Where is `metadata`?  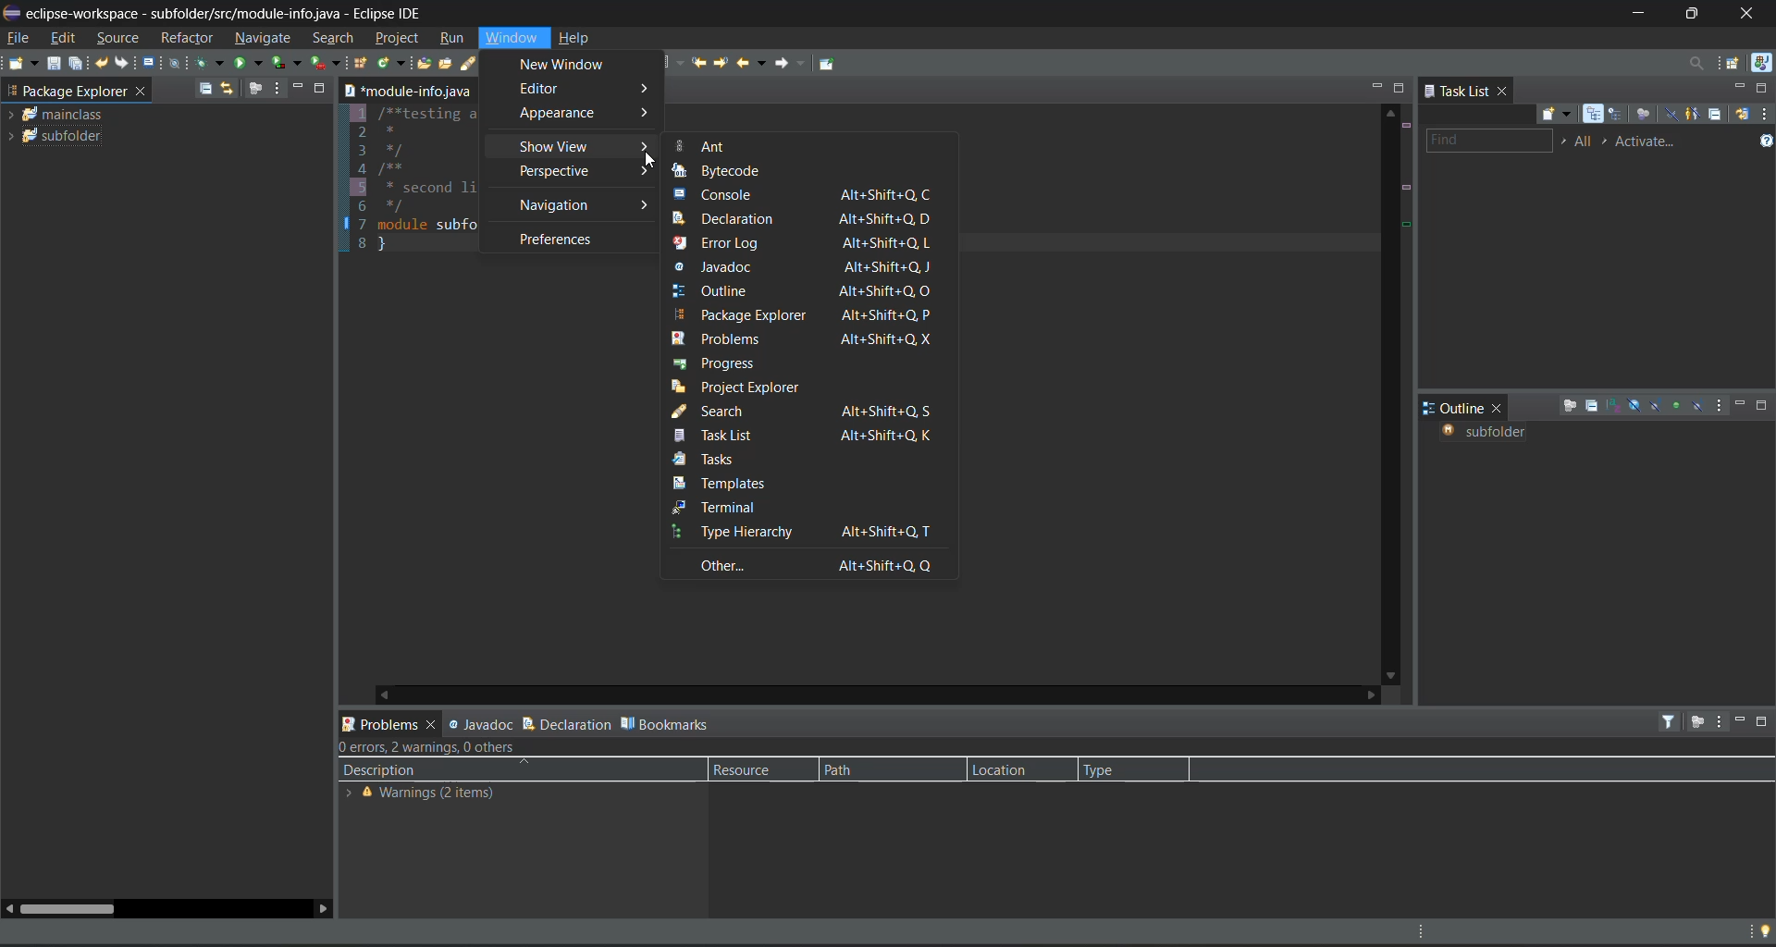 metadata is located at coordinates (432, 749).